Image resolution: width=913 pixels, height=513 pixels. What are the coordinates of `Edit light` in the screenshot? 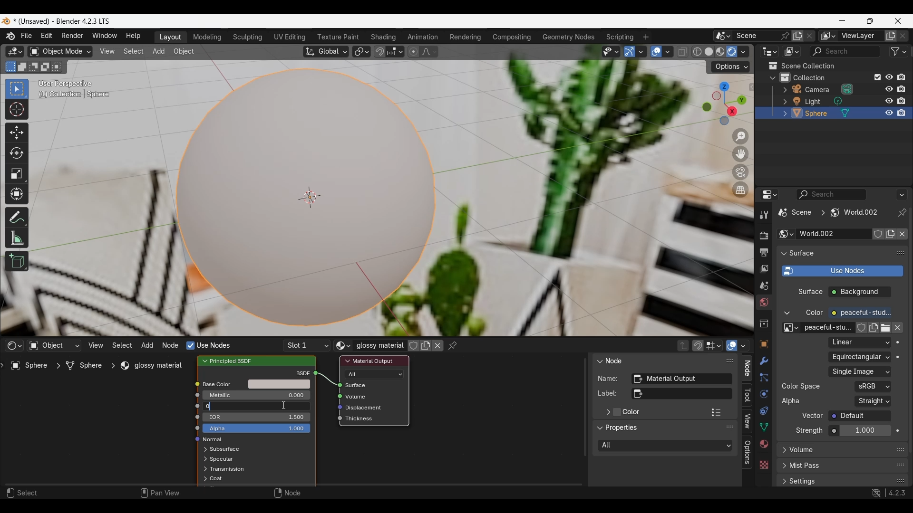 It's located at (797, 101).